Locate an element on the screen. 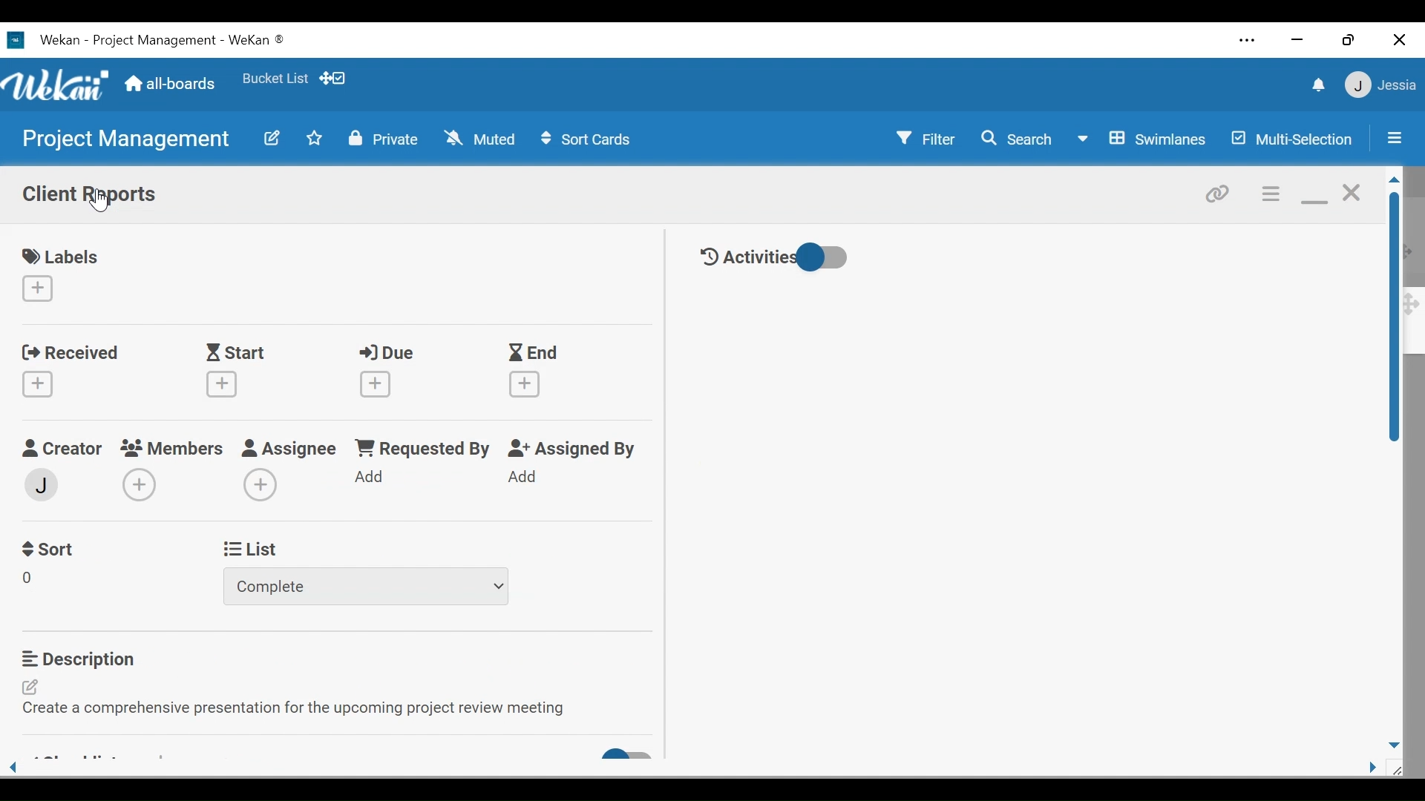 This screenshot has height=801, width=1425. Create Due date is located at coordinates (373, 382).